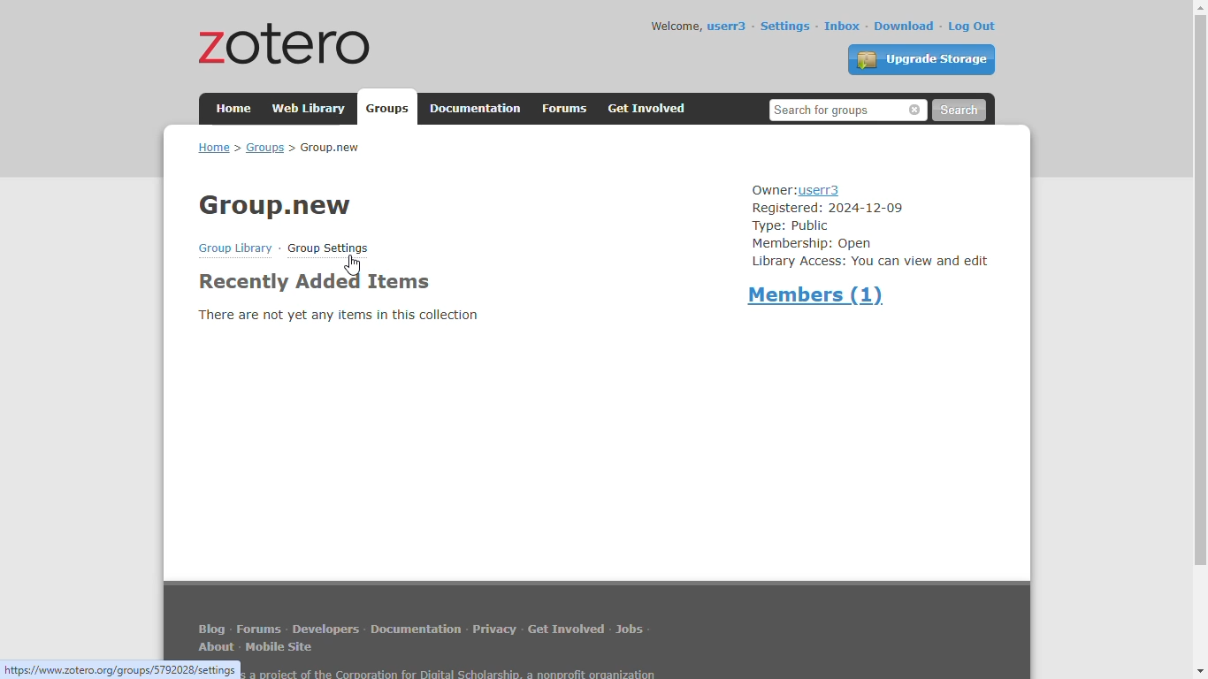 The width and height of the screenshot is (1208, 679). Describe the element at coordinates (212, 628) in the screenshot. I see `blog` at that location.